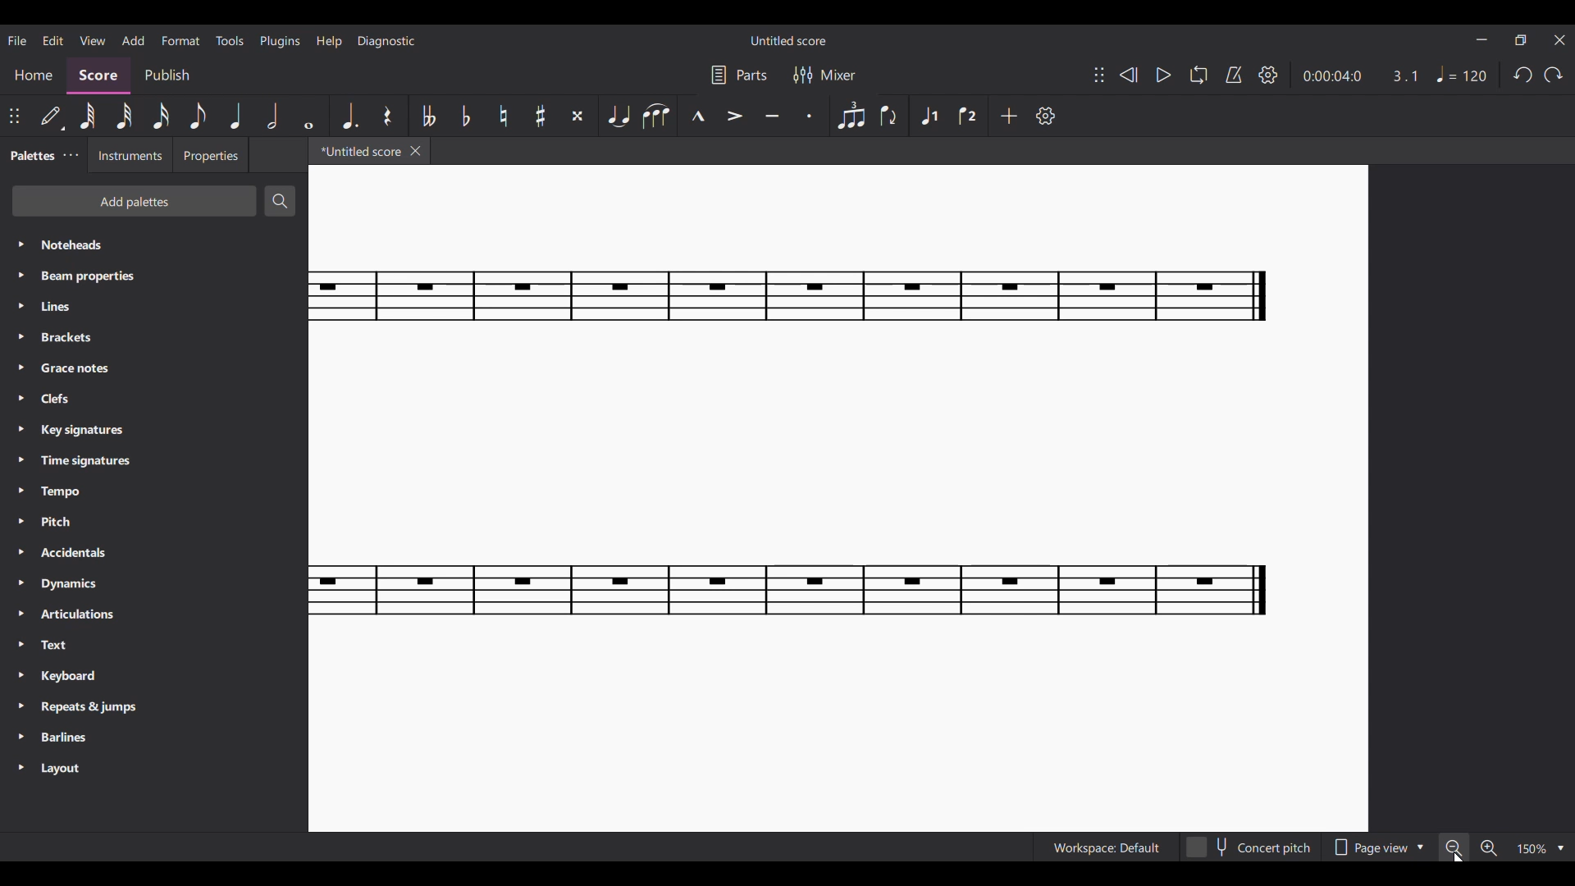 The height and width of the screenshot is (886, 1575). Describe the element at coordinates (1164, 75) in the screenshot. I see `Play` at that location.